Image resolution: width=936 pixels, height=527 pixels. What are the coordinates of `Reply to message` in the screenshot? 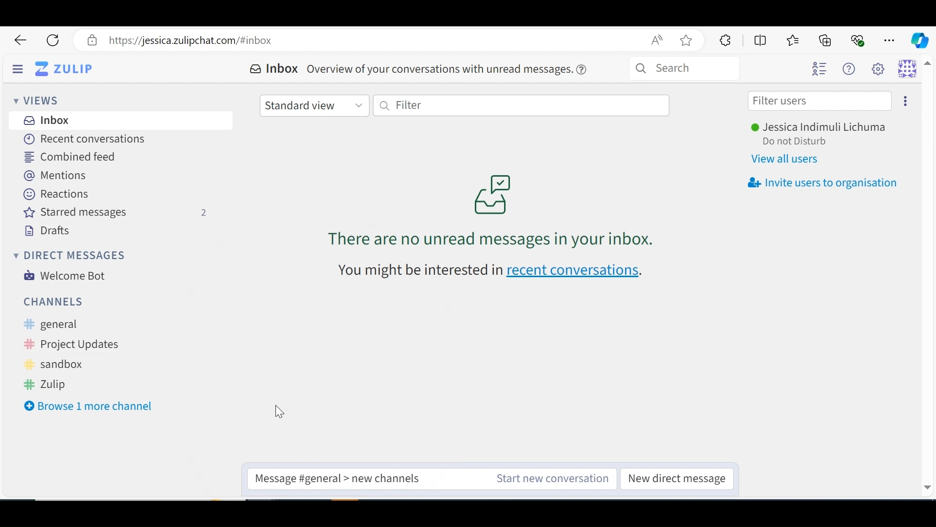 It's located at (340, 478).